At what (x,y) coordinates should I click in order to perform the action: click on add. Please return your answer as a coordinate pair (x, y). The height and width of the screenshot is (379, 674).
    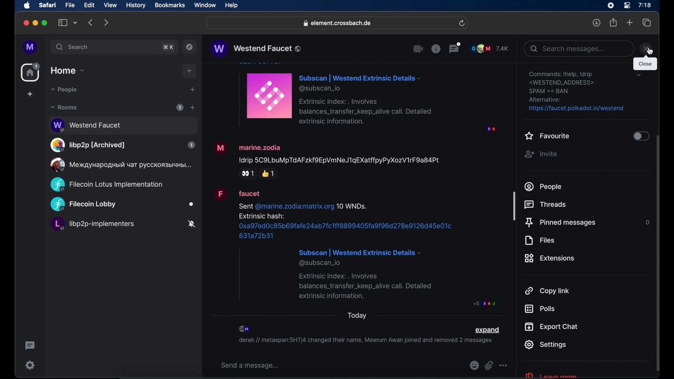
    Looking at the image, I should click on (190, 71).